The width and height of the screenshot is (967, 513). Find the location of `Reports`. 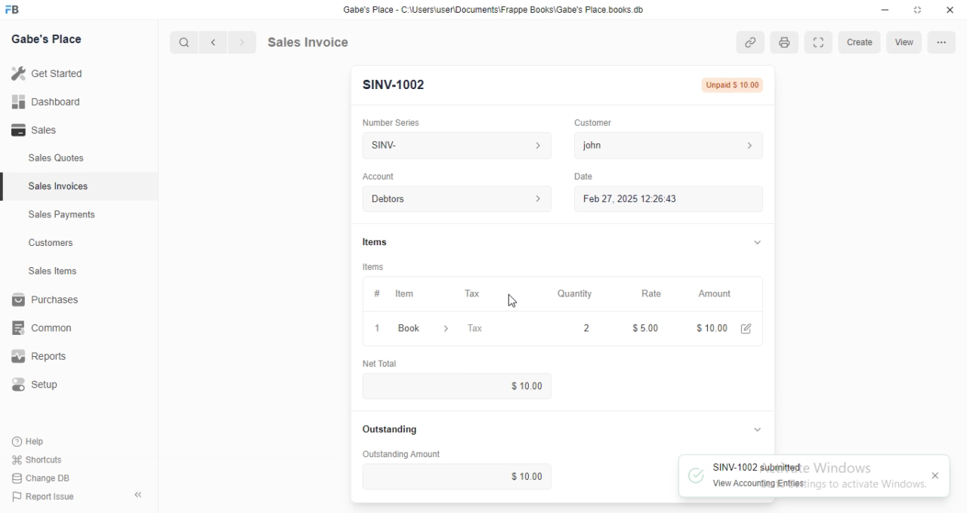

Reports is located at coordinates (37, 357).